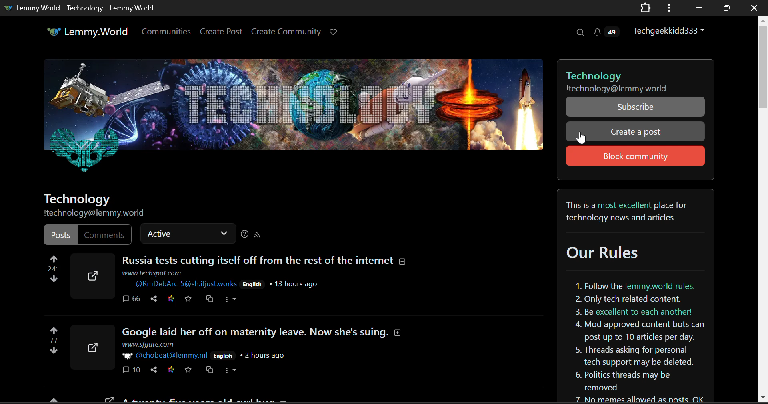 Image resolution: width=768 pixels, height=404 pixels. What do you see at coordinates (81, 8) in the screenshot?
I see `Lemmy.World - Technology - Lemmy.World` at bounding box center [81, 8].